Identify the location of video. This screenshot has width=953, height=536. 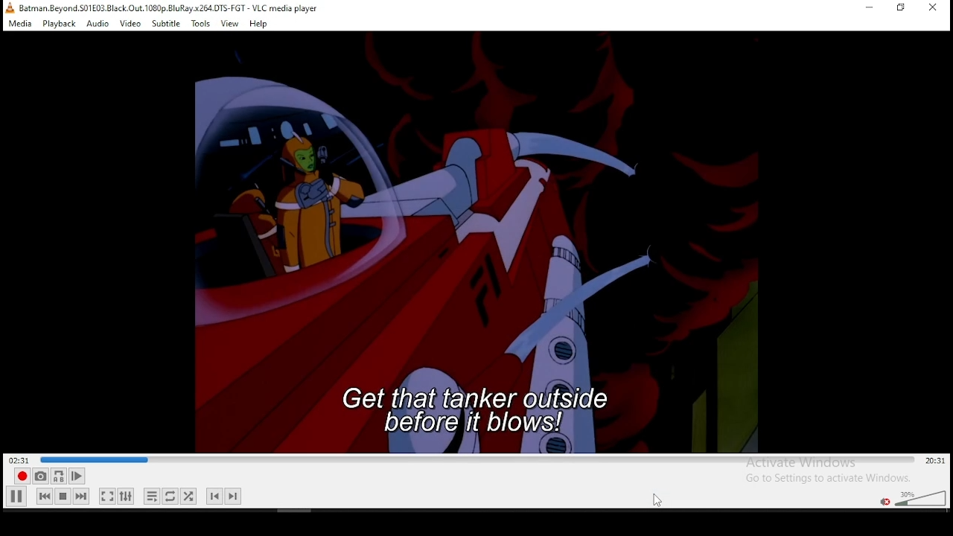
(477, 204).